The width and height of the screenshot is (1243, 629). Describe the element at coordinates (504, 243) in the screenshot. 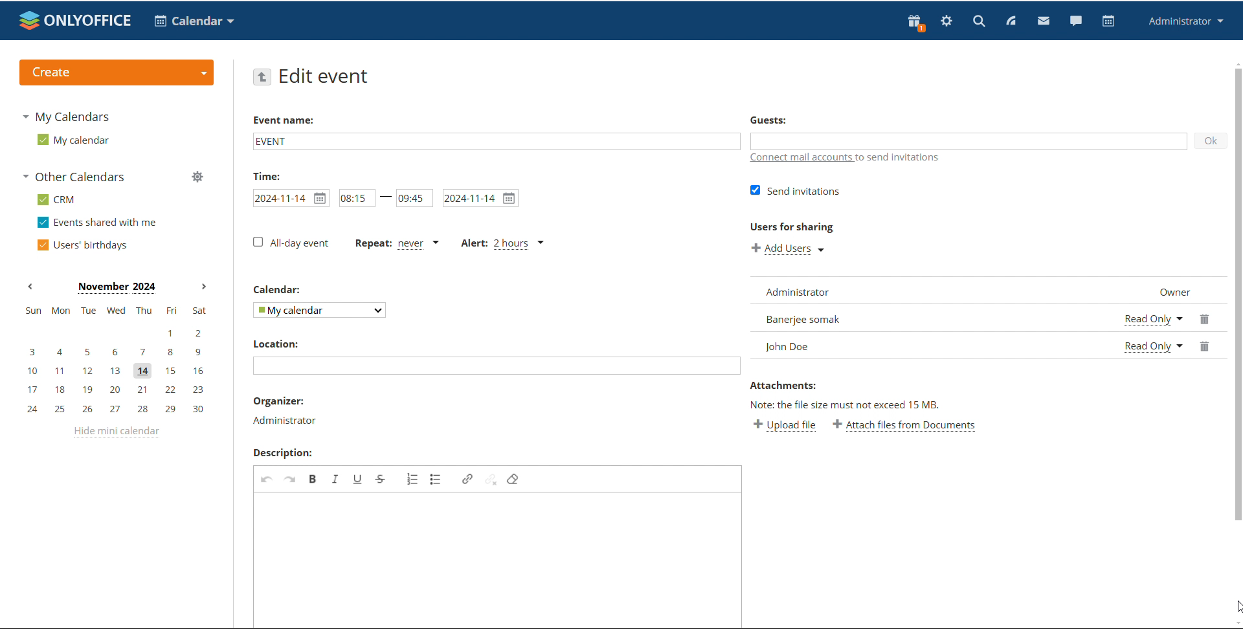

I see `alert type` at that location.